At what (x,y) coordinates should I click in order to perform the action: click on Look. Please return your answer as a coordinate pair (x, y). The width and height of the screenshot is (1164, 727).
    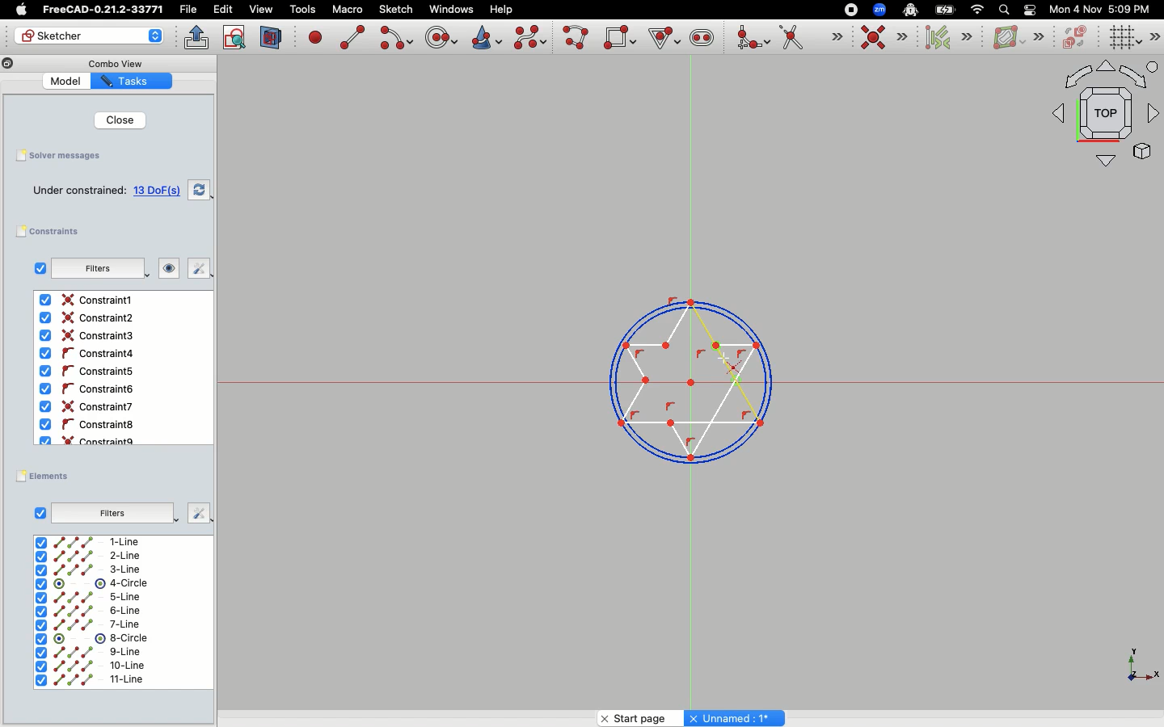
    Looking at the image, I should click on (162, 270).